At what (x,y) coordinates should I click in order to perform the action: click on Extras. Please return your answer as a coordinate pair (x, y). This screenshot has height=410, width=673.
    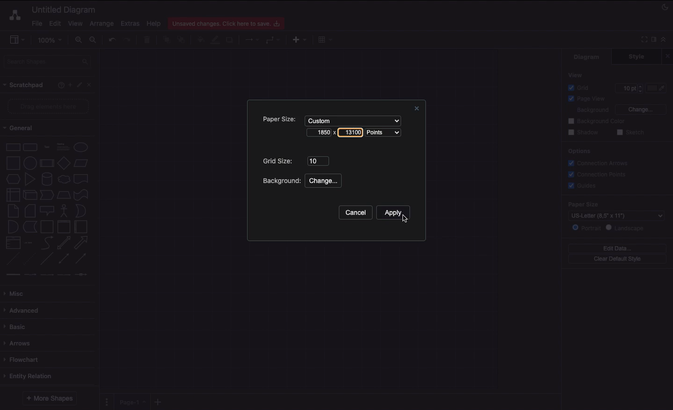
    Looking at the image, I should click on (130, 23).